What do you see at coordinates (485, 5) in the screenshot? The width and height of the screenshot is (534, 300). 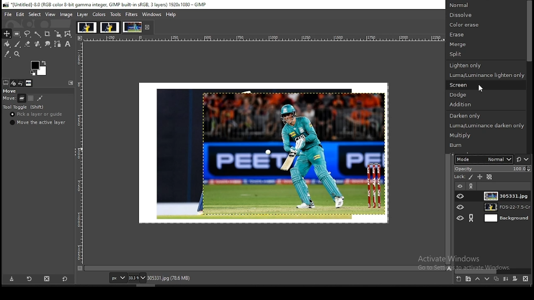 I see `normal` at bounding box center [485, 5].